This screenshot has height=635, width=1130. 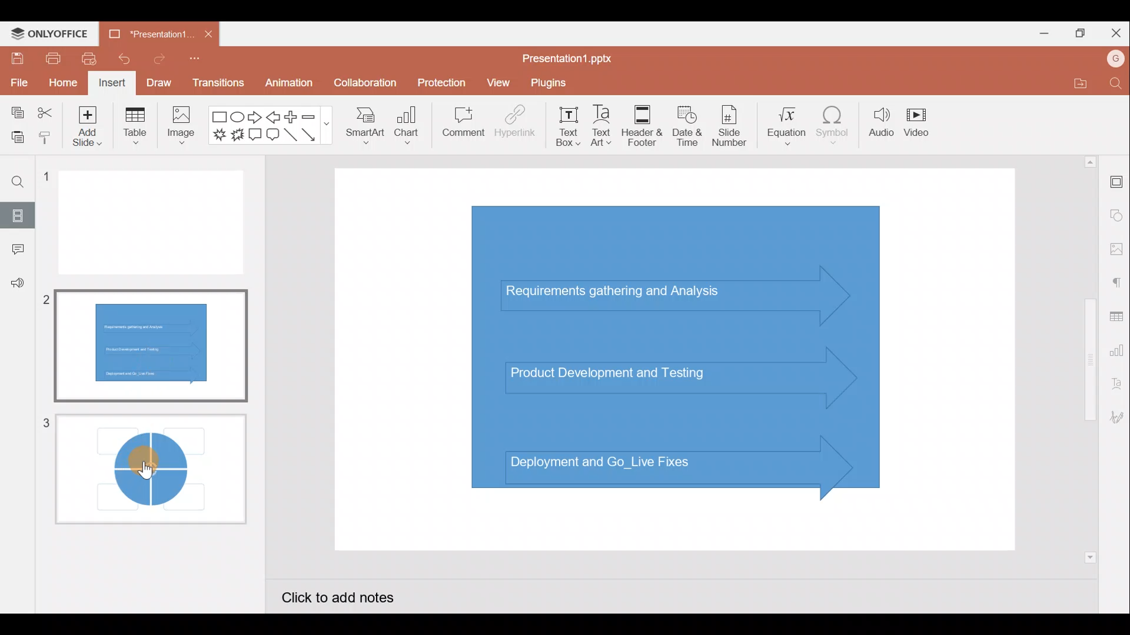 What do you see at coordinates (45, 110) in the screenshot?
I see `Cut` at bounding box center [45, 110].